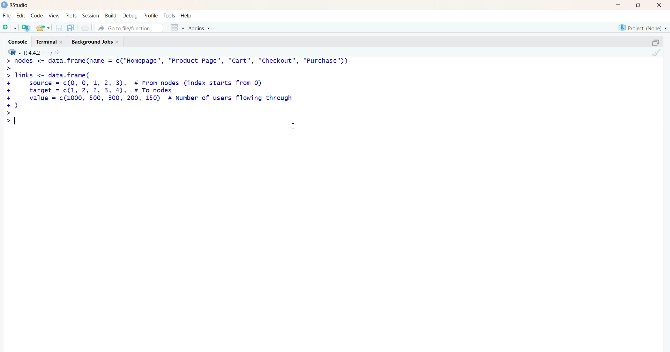 The width and height of the screenshot is (670, 352). Describe the element at coordinates (658, 6) in the screenshot. I see `exit` at that location.